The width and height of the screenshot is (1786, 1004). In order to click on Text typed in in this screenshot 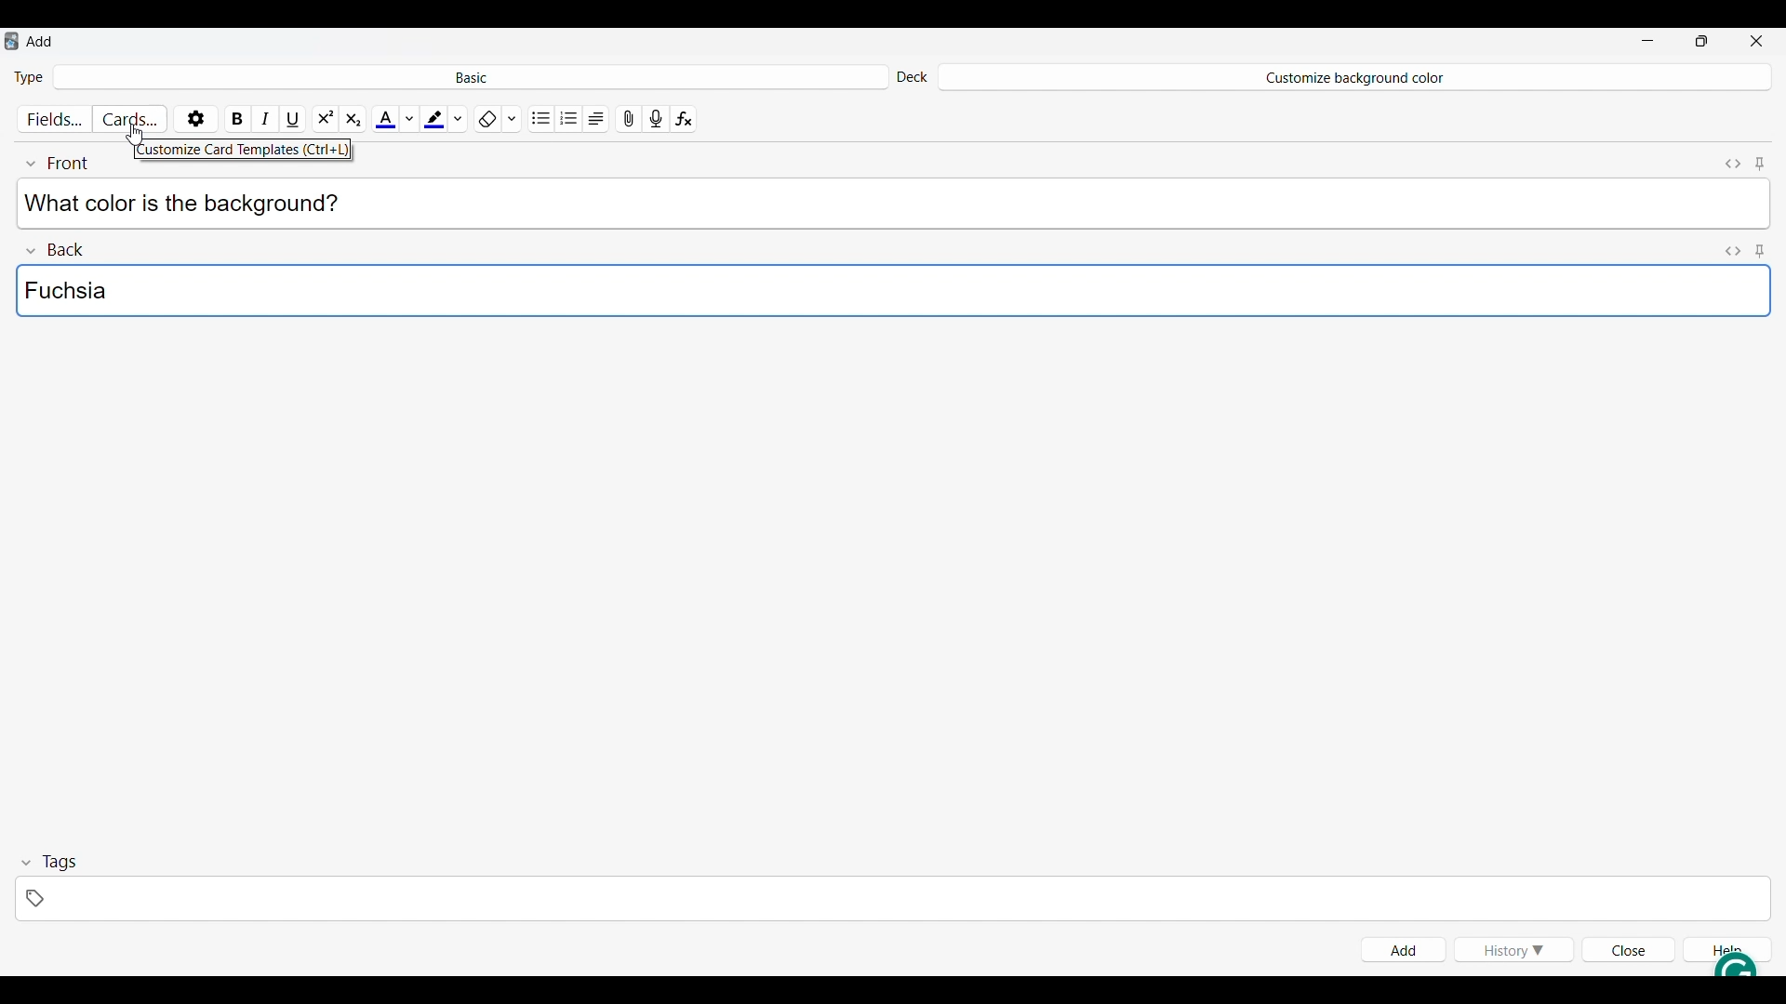, I will do `click(190, 203)`.